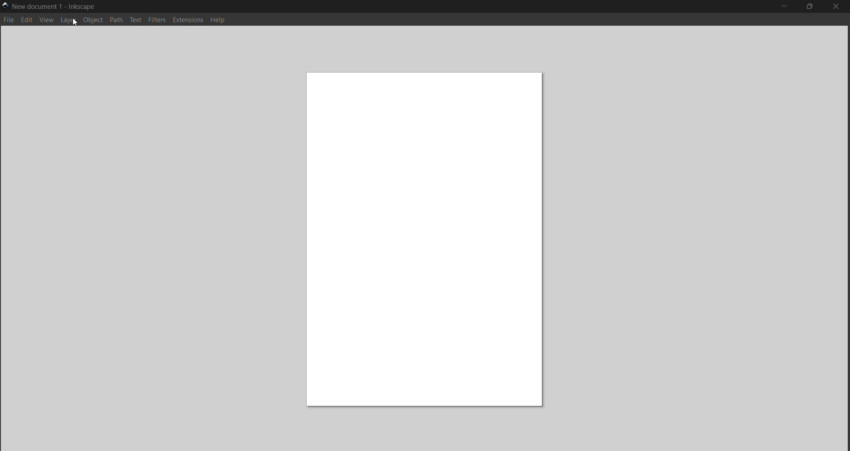 Image resolution: width=850 pixels, height=451 pixels. I want to click on filters, so click(157, 20).